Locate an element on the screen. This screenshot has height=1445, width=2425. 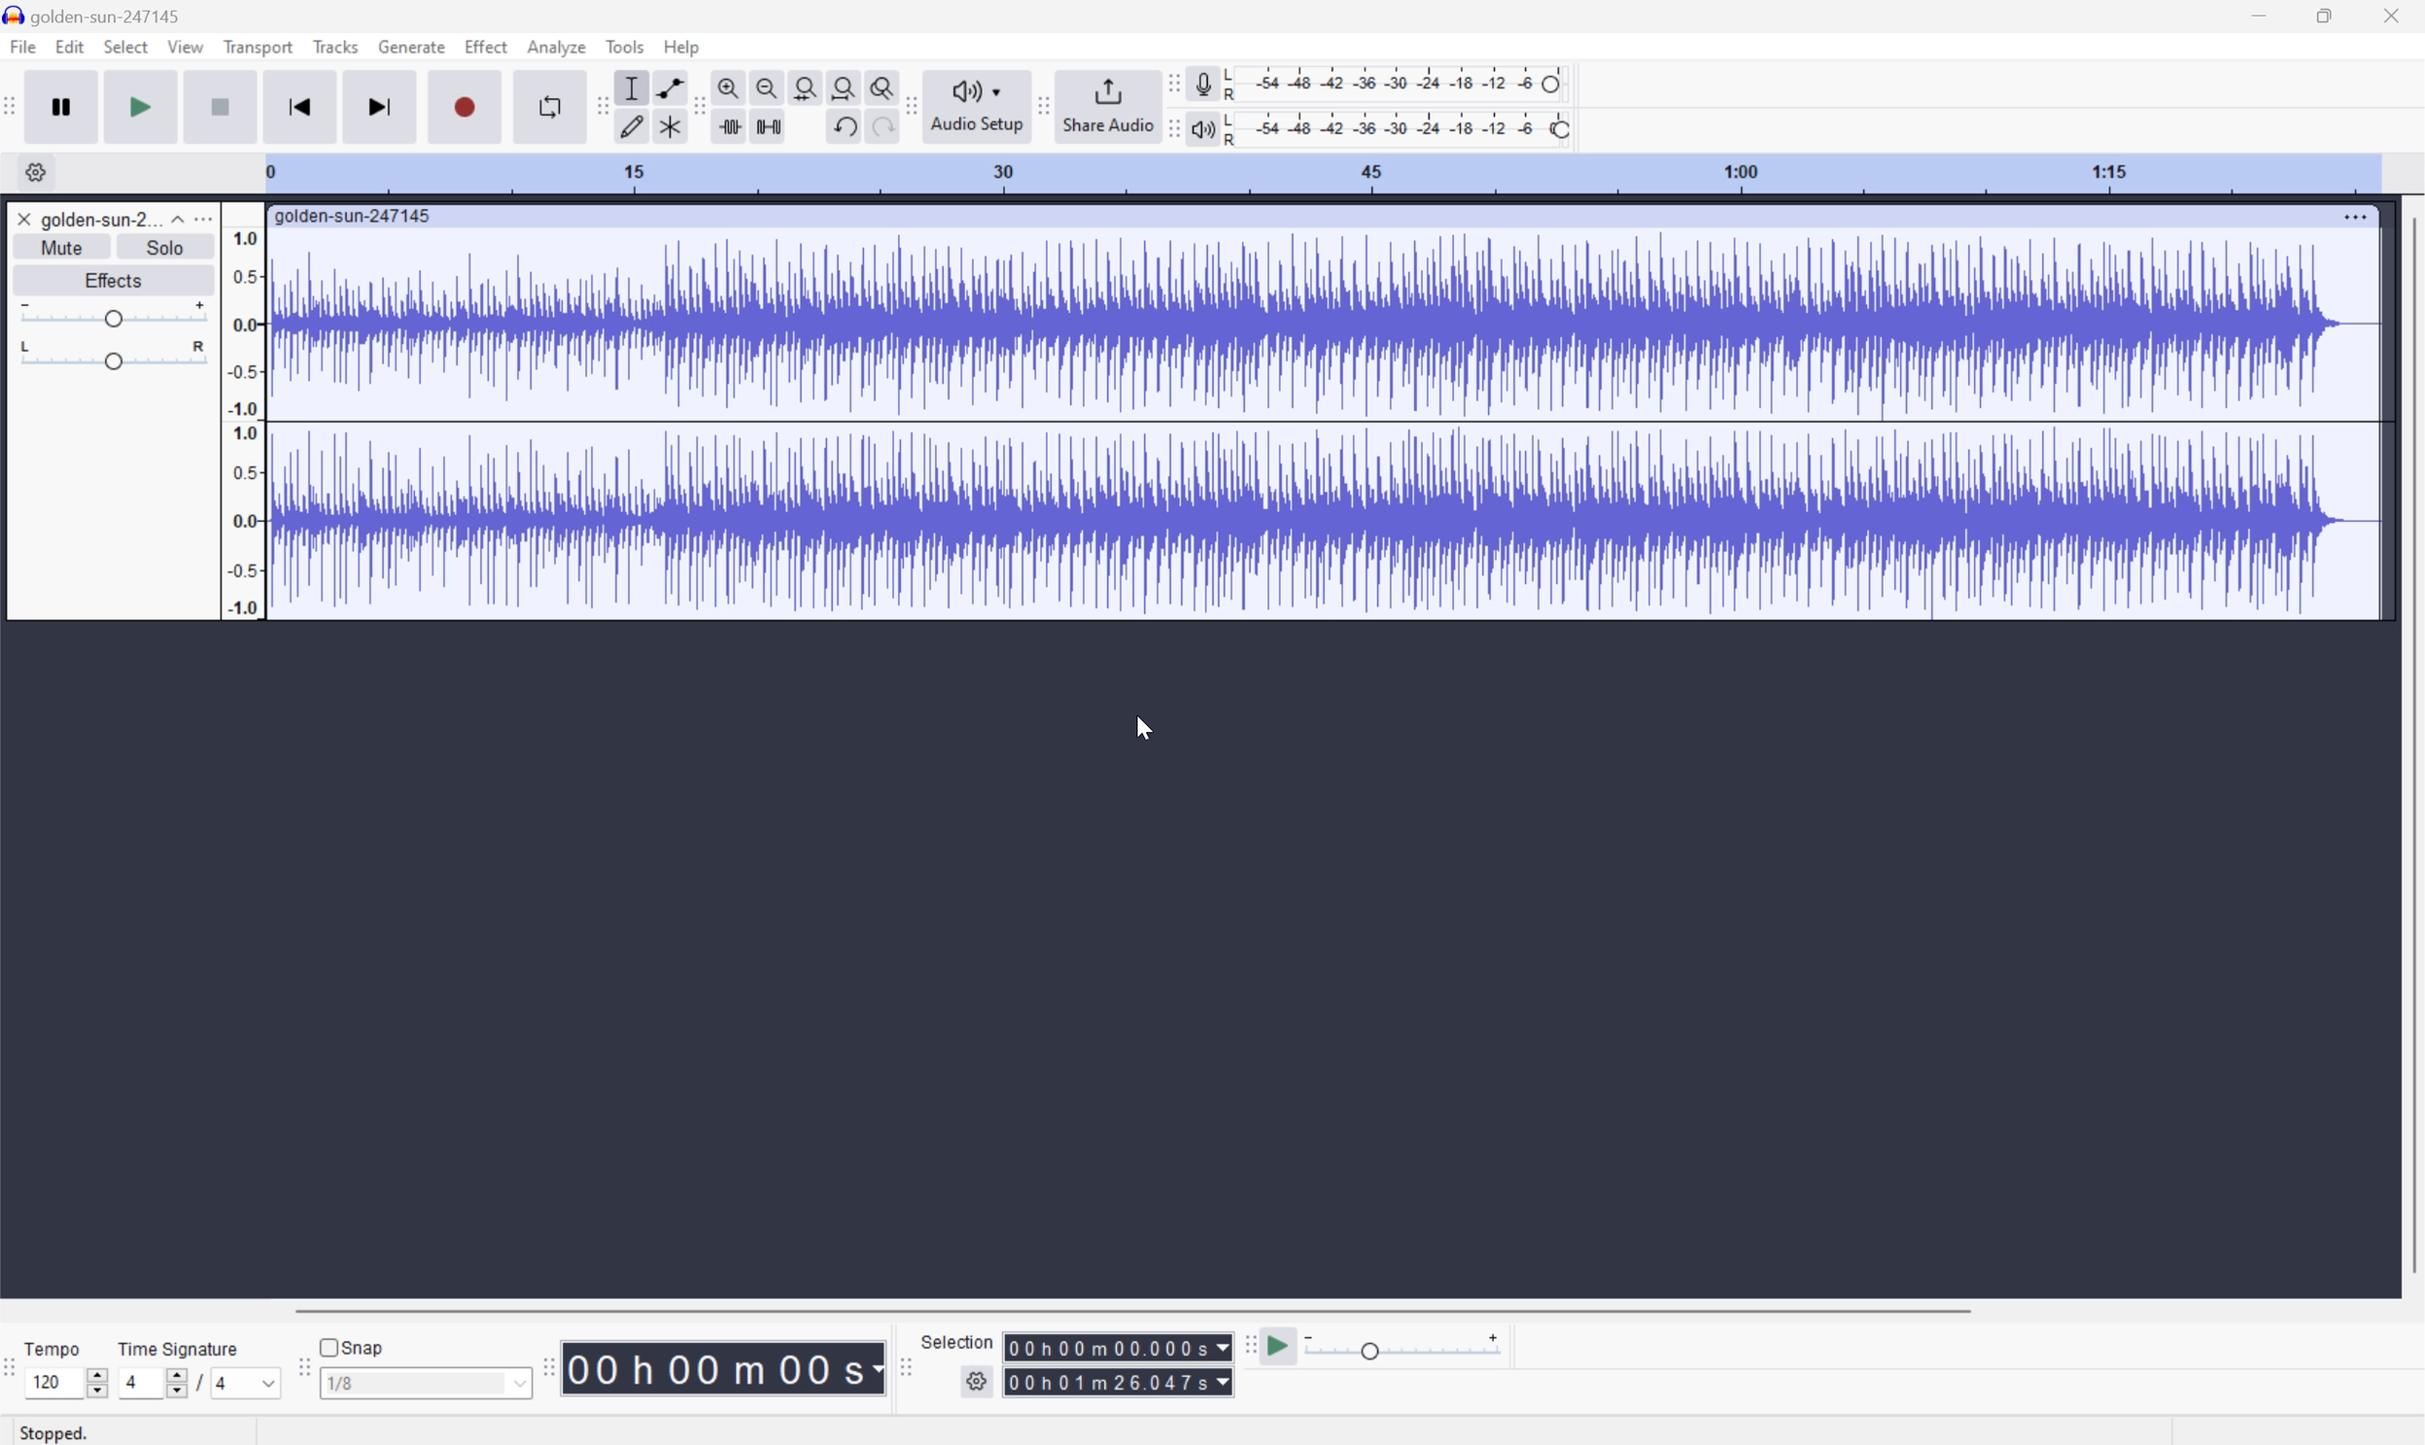
Settings is located at coordinates (40, 172).